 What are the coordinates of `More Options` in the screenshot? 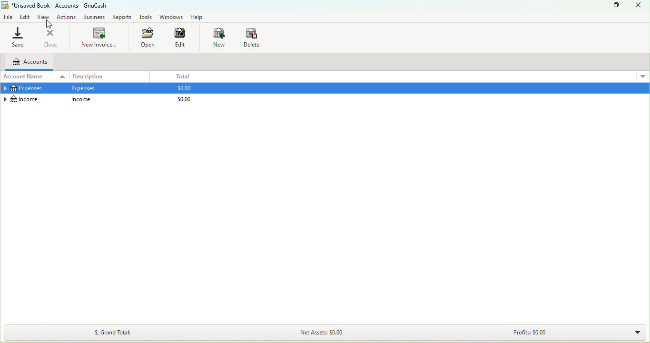 It's located at (643, 76).